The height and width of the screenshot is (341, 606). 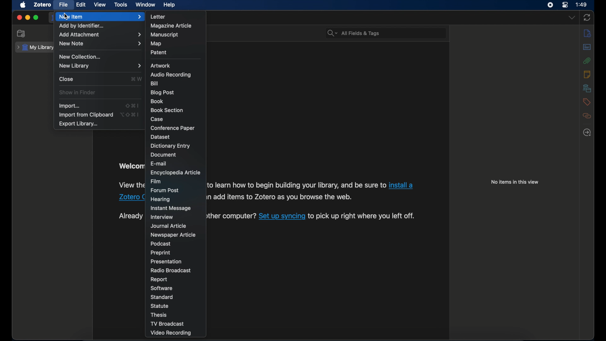 I want to click on to pick up right where you left off., so click(x=362, y=216).